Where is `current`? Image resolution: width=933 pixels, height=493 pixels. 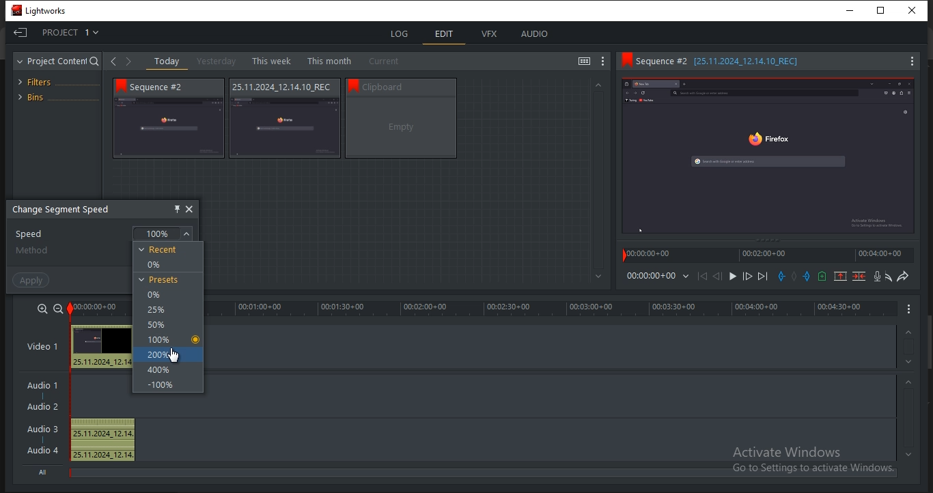 current is located at coordinates (387, 61).